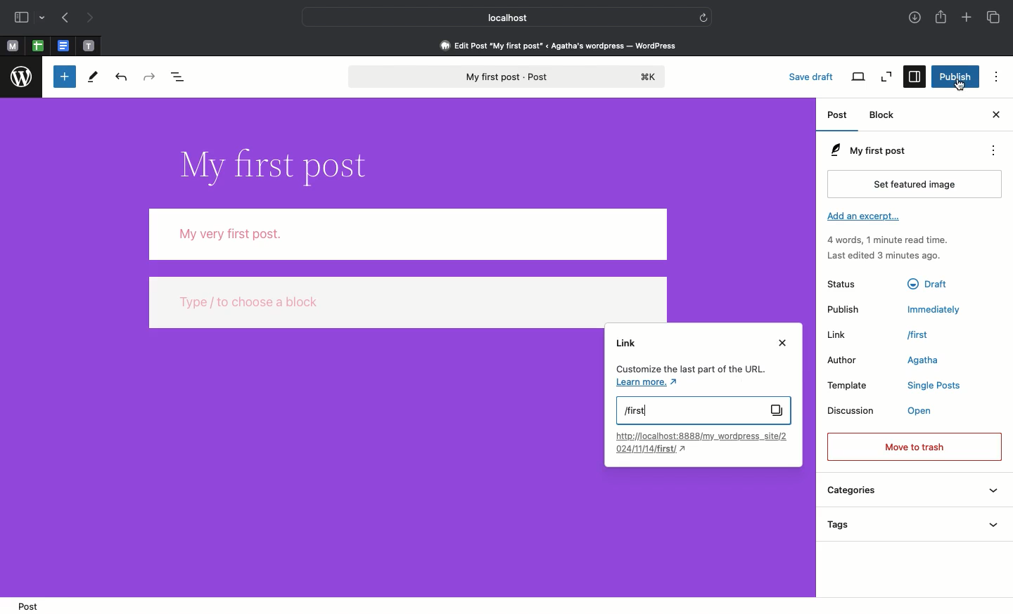 This screenshot has width=1013, height=614. I want to click on Body, so click(409, 234).